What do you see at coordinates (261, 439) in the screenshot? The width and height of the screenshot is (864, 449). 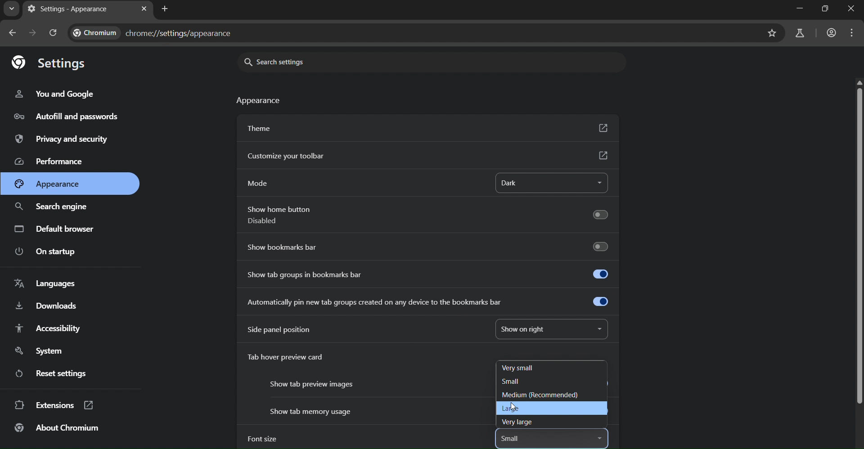 I see `font size` at bounding box center [261, 439].